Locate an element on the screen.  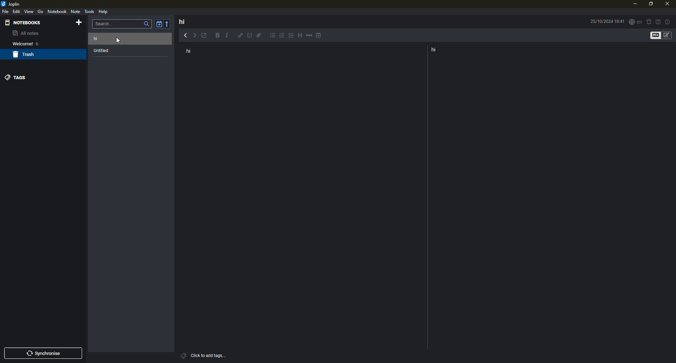
tags is located at coordinates (17, 77).